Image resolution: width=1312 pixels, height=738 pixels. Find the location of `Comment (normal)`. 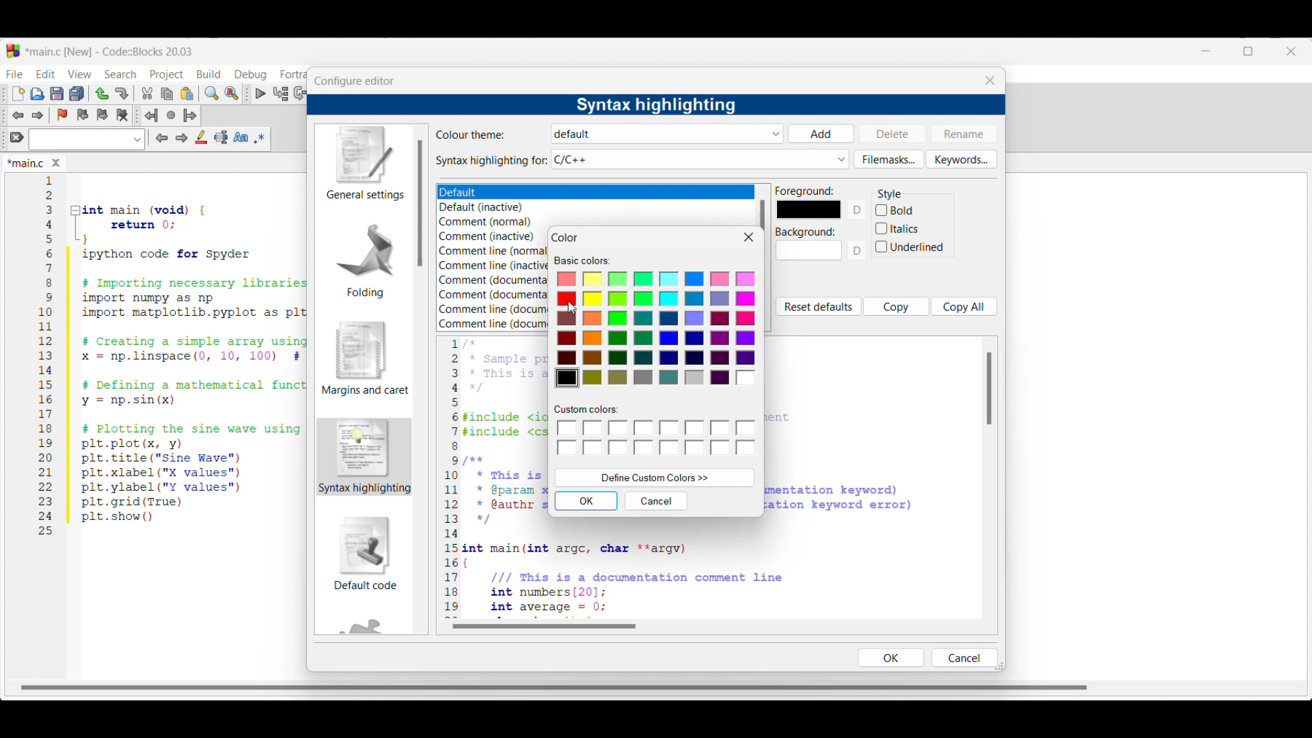

Comment (normal) is located at coordinates (491, 223).